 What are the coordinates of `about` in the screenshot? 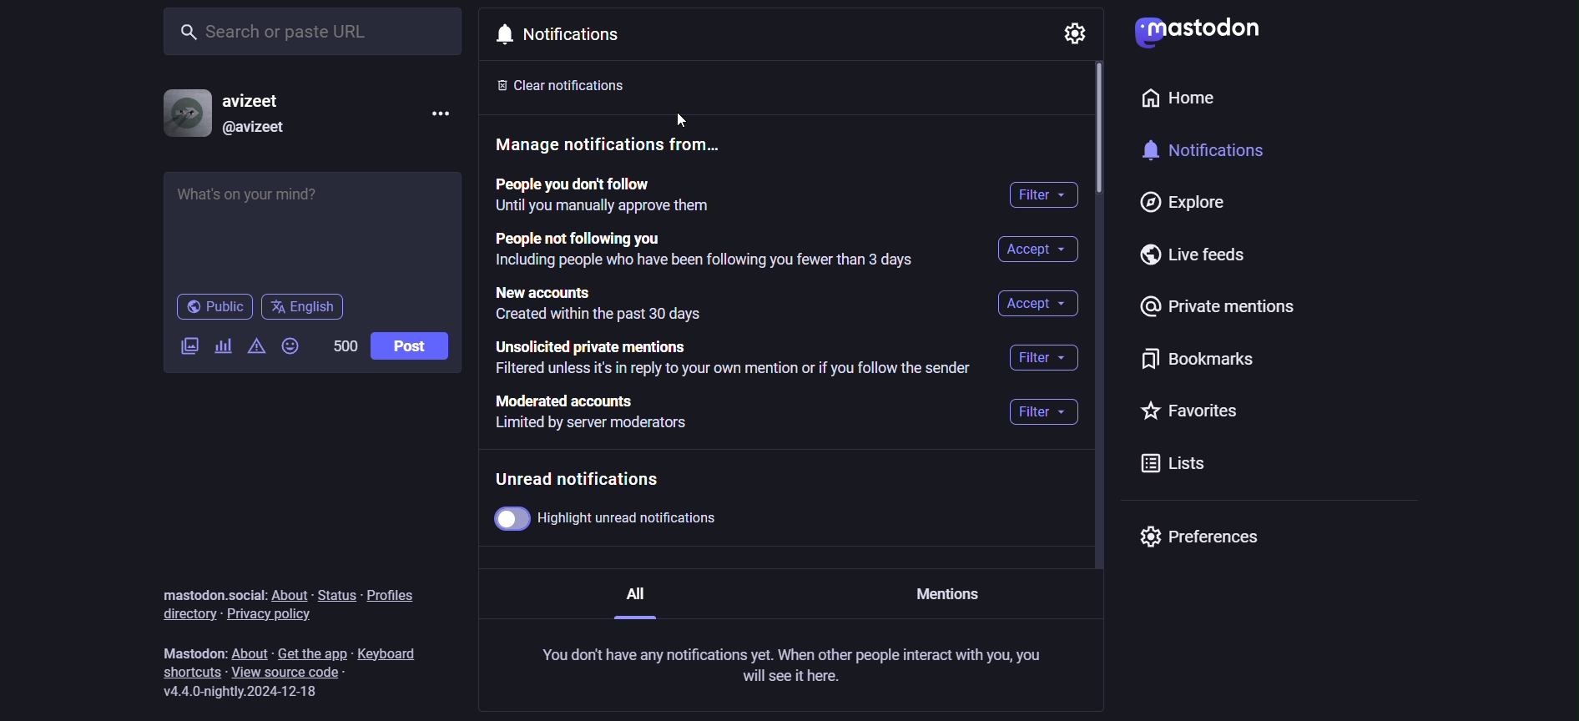 It's located at (251, 652).